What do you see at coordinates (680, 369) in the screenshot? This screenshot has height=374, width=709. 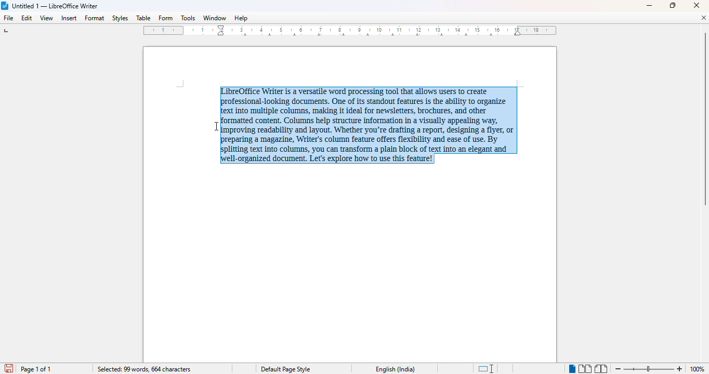 I see `zoom in` at bounding box center [680, 369].